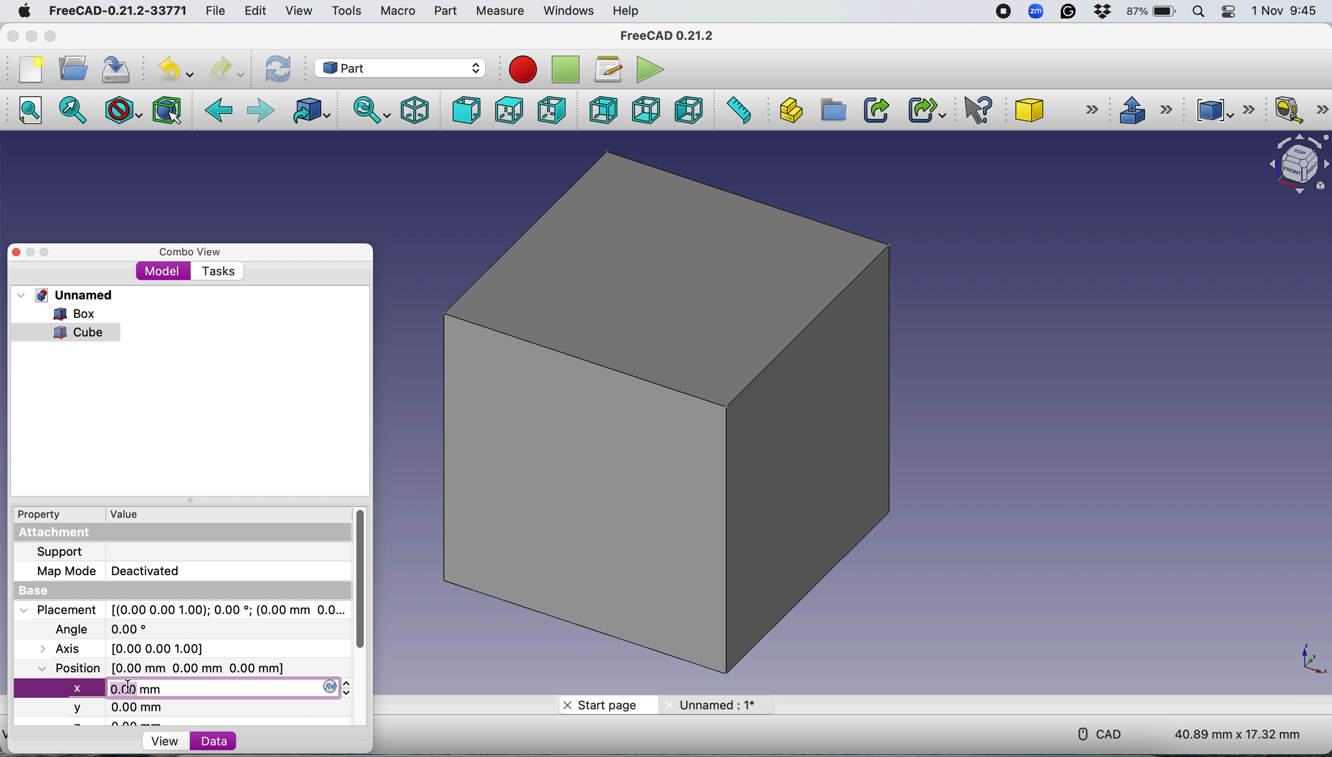  Describe the element at coordinates (58, 533) in the screenshot. I see `Attachment` at that location.